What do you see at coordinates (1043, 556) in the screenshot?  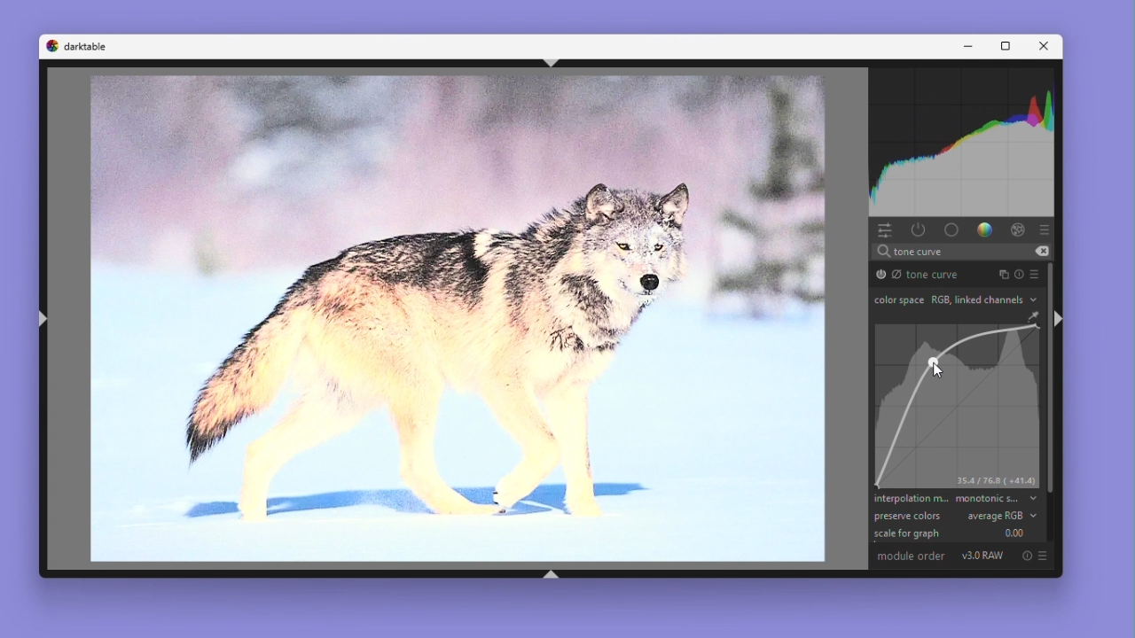 I see `preset` at bounding box center [1043, 556].